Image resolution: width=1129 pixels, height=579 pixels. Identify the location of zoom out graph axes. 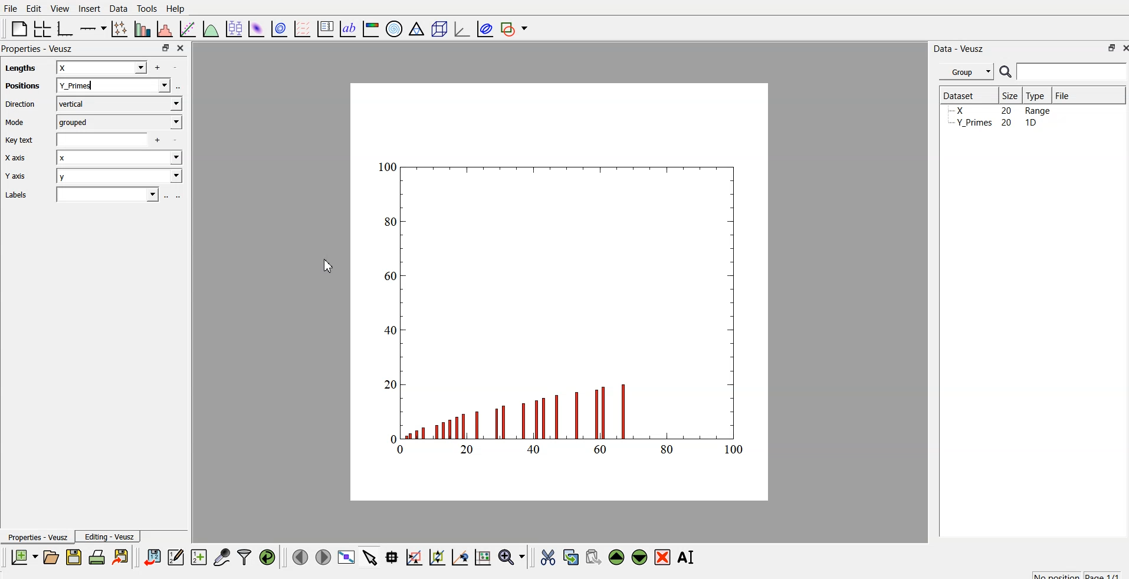
(458, 557).